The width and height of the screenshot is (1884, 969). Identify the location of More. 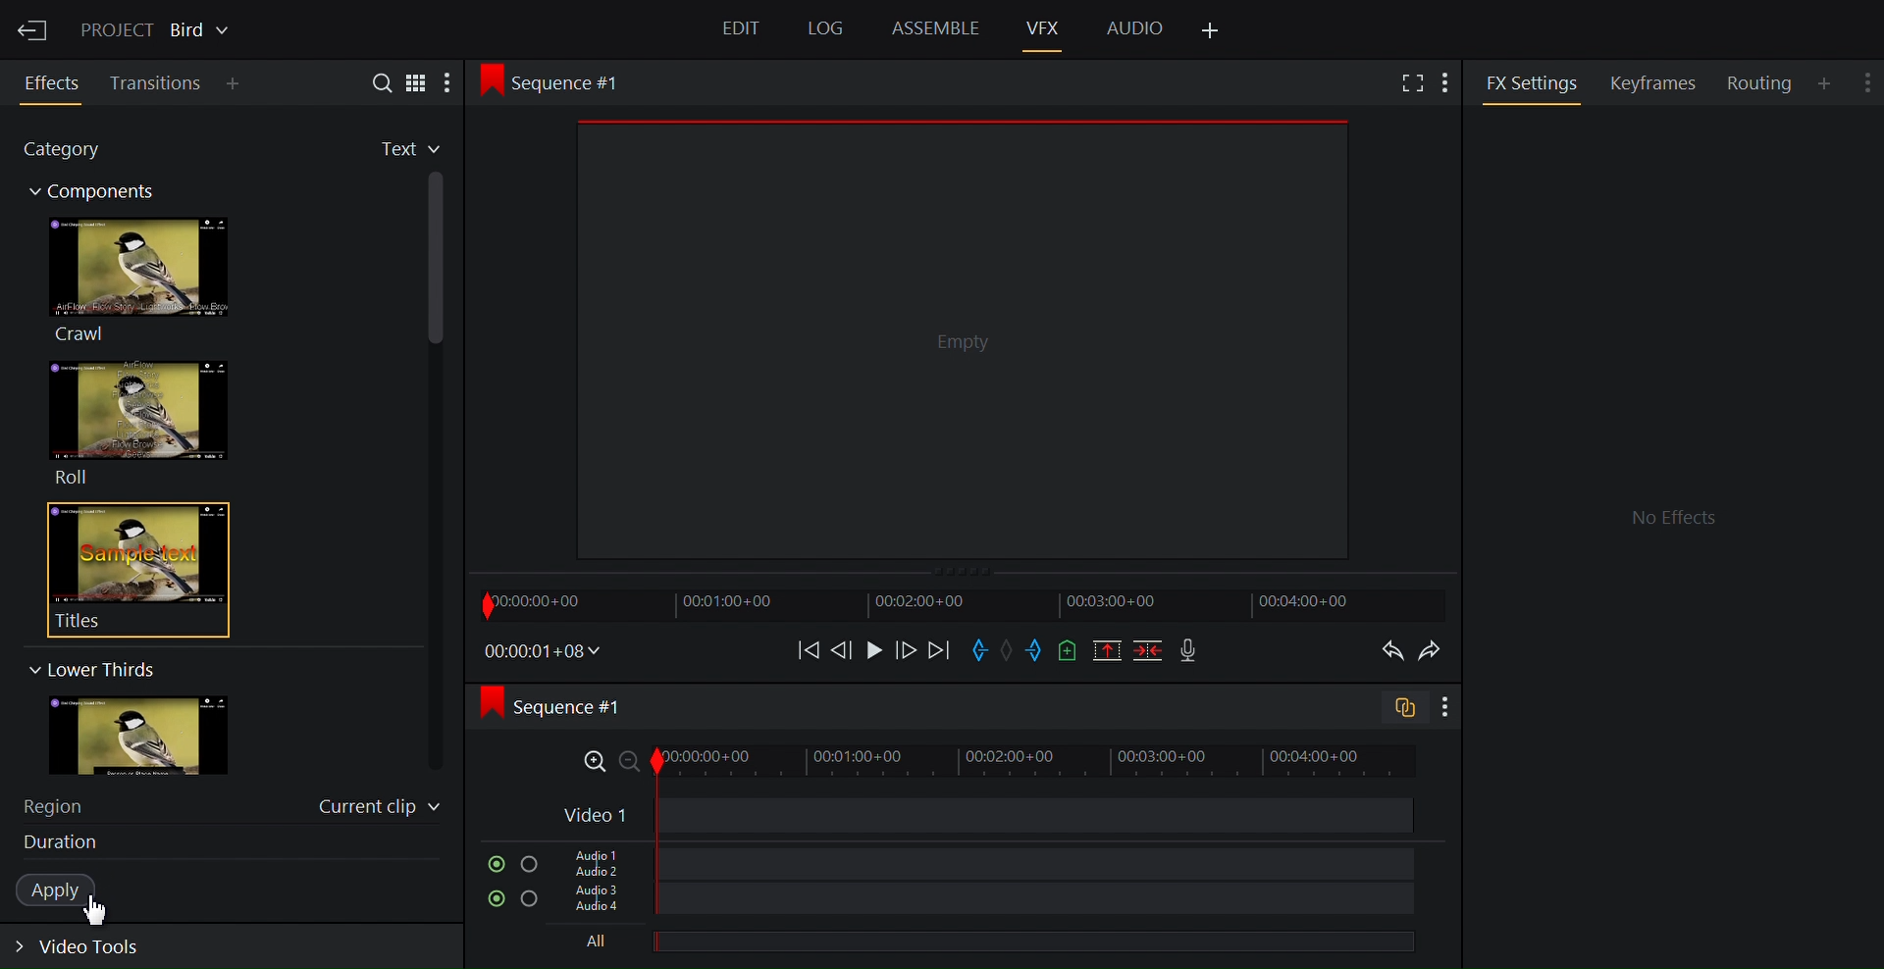
(454, 83).